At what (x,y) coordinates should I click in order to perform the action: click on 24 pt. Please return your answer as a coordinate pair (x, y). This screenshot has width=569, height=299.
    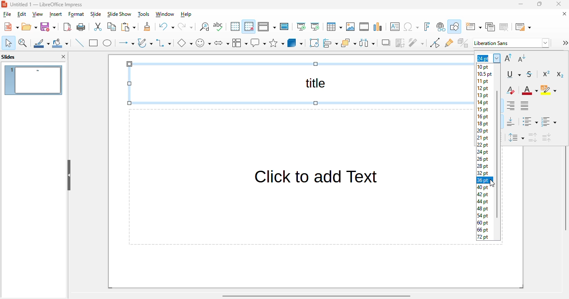
    Looking at the image, I should click on (487, 58).